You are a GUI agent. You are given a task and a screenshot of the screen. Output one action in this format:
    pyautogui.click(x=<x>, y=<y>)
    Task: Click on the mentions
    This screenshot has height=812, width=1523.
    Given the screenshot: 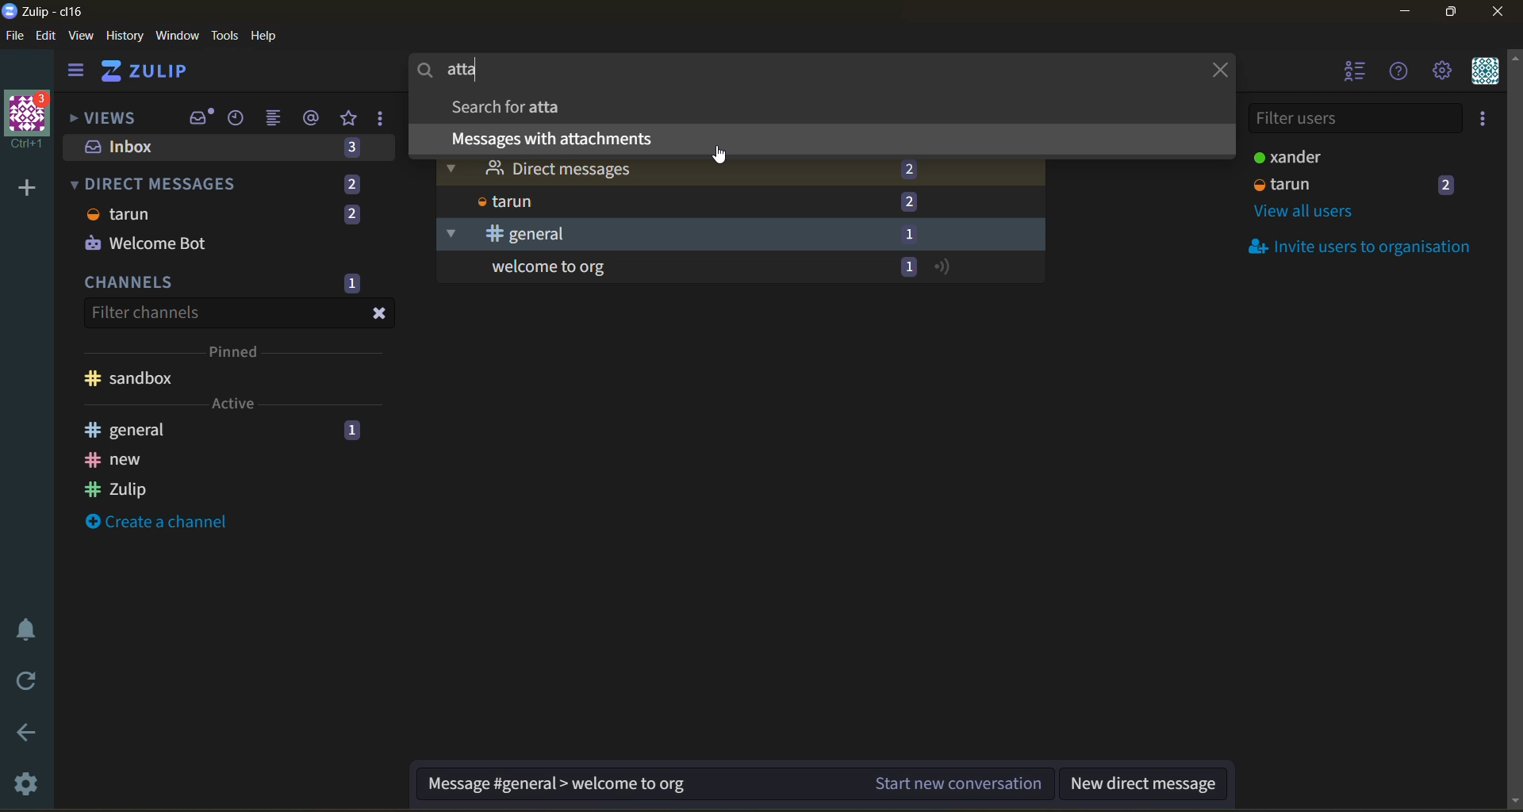 What is the action you would take?
    pyautogui.click(x=313, y=118)
    